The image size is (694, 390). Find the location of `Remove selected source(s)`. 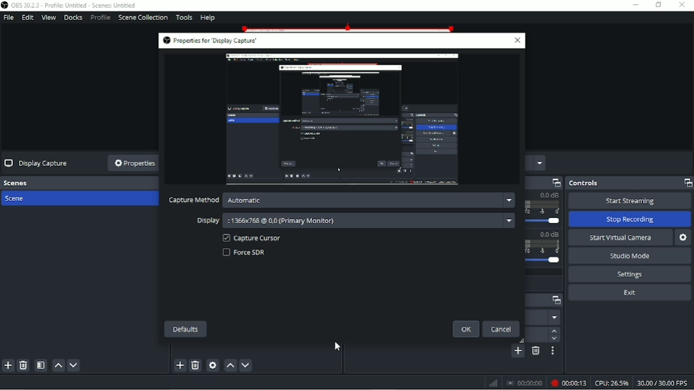

Remove selected source(s) is located at coordinates (196, 365).